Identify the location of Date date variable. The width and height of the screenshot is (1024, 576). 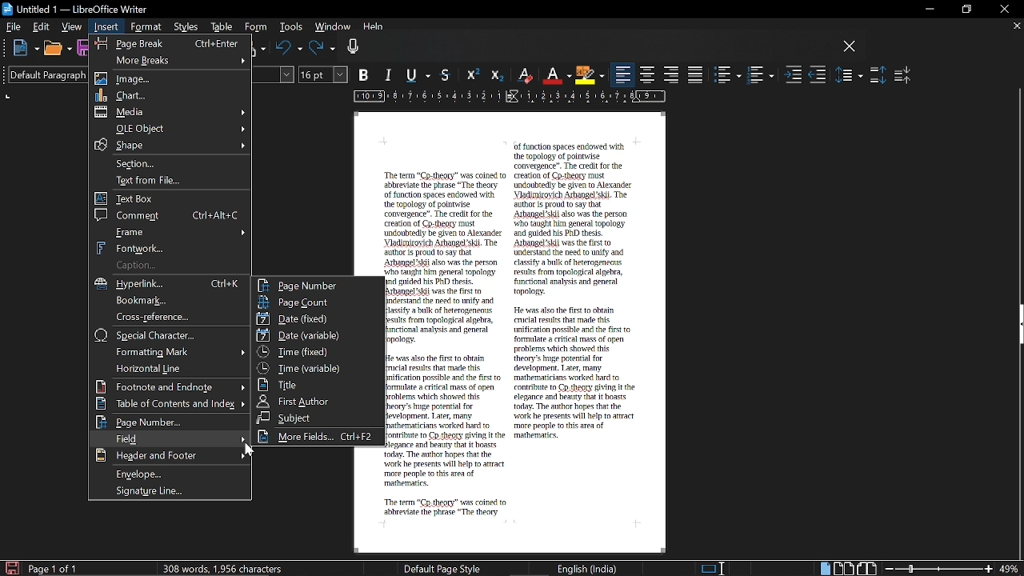
(318, 336).